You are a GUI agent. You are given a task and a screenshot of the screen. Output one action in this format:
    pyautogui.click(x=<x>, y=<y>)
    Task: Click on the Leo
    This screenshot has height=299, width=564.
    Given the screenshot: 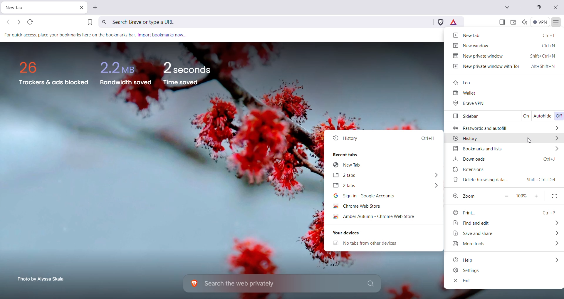 What is the action you would take?
    pyautogui.click(x=464, y=83)
    